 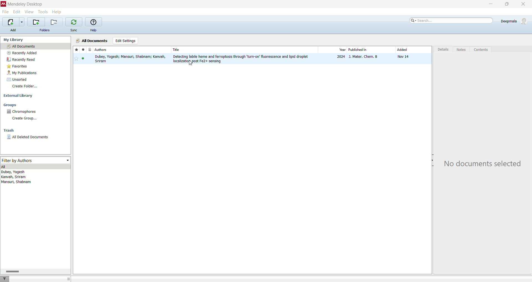 What do you see at coordinates (462, 50) in the screenshot?
I see `notes` at bounding box center [462, 50].